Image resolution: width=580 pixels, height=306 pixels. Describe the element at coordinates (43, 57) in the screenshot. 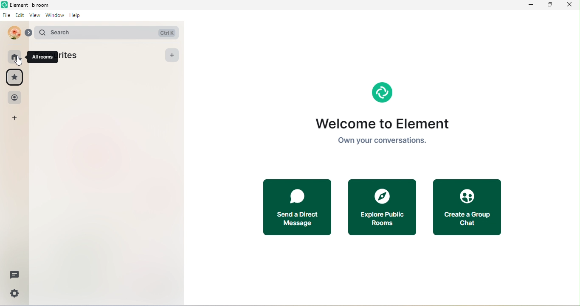

I see `all rooms` at that location.